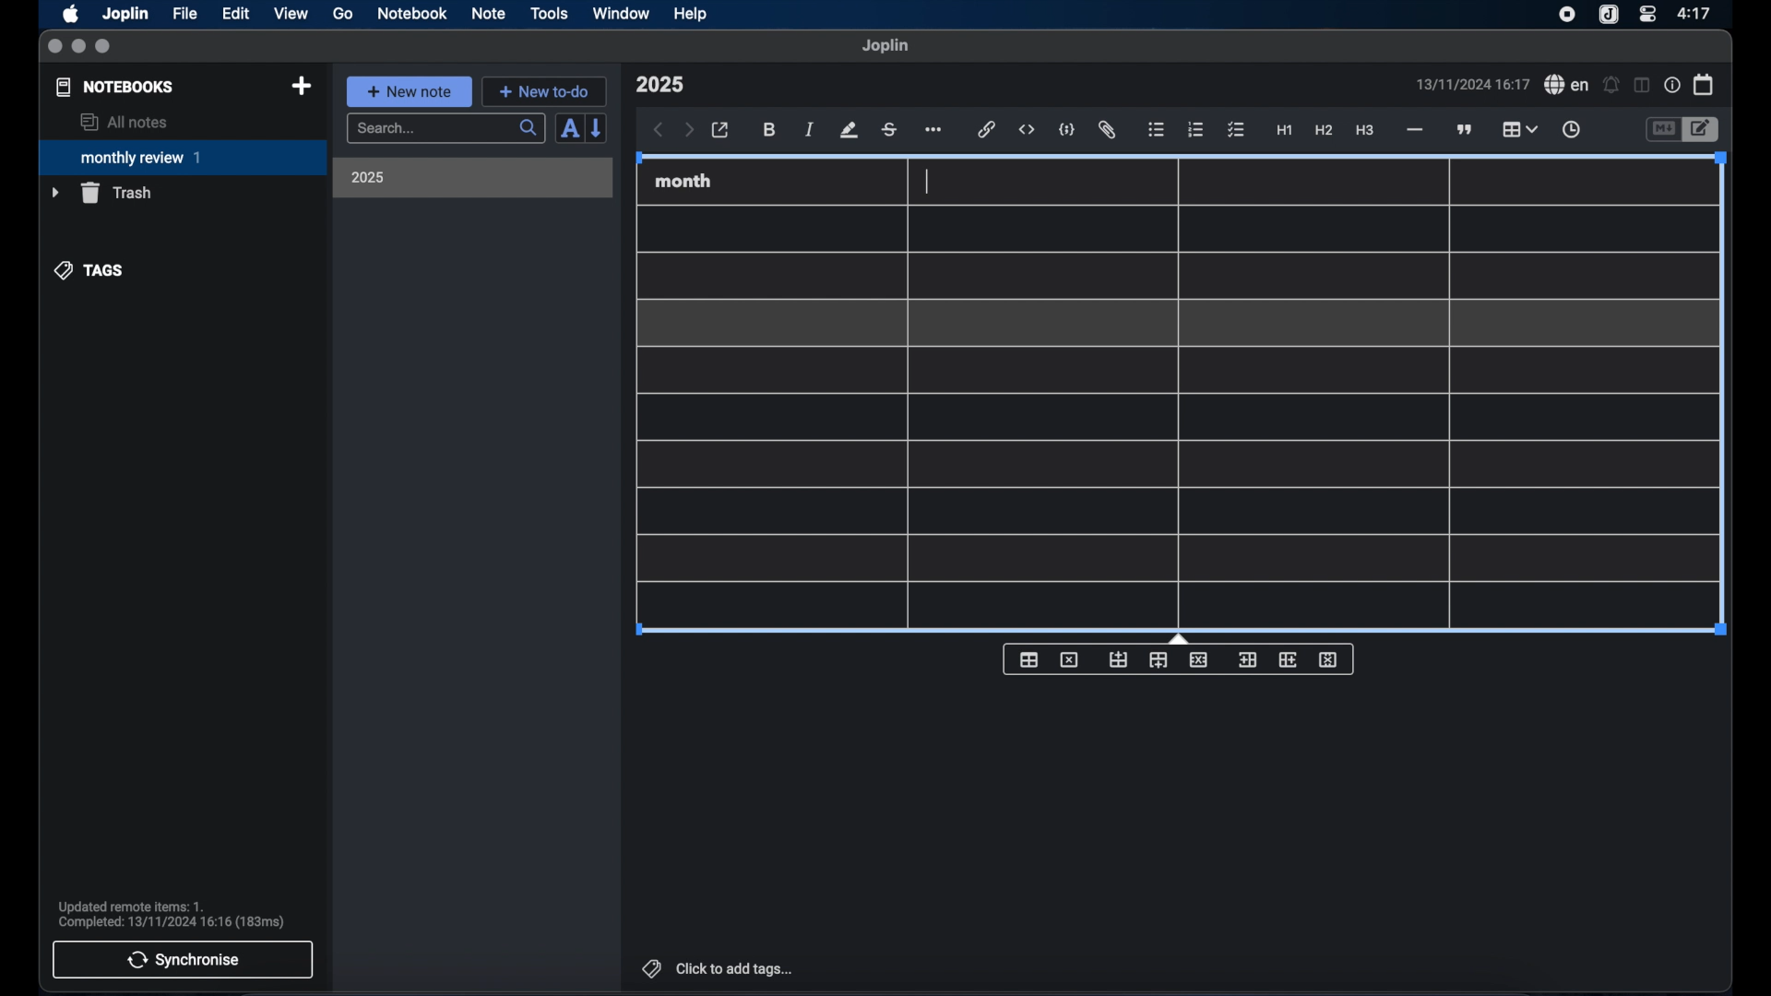  Describe the element at coordinates (412, 14) in the screenshot. I see `notebook` at that location.